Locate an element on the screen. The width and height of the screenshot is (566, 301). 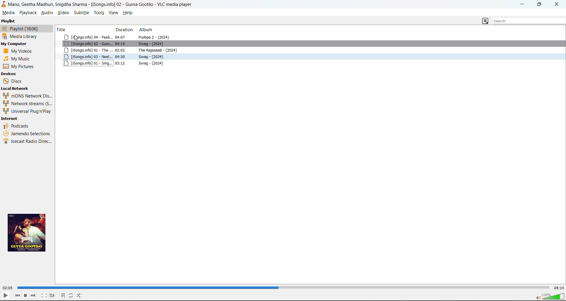
audio is located at coordinates (47, 12).